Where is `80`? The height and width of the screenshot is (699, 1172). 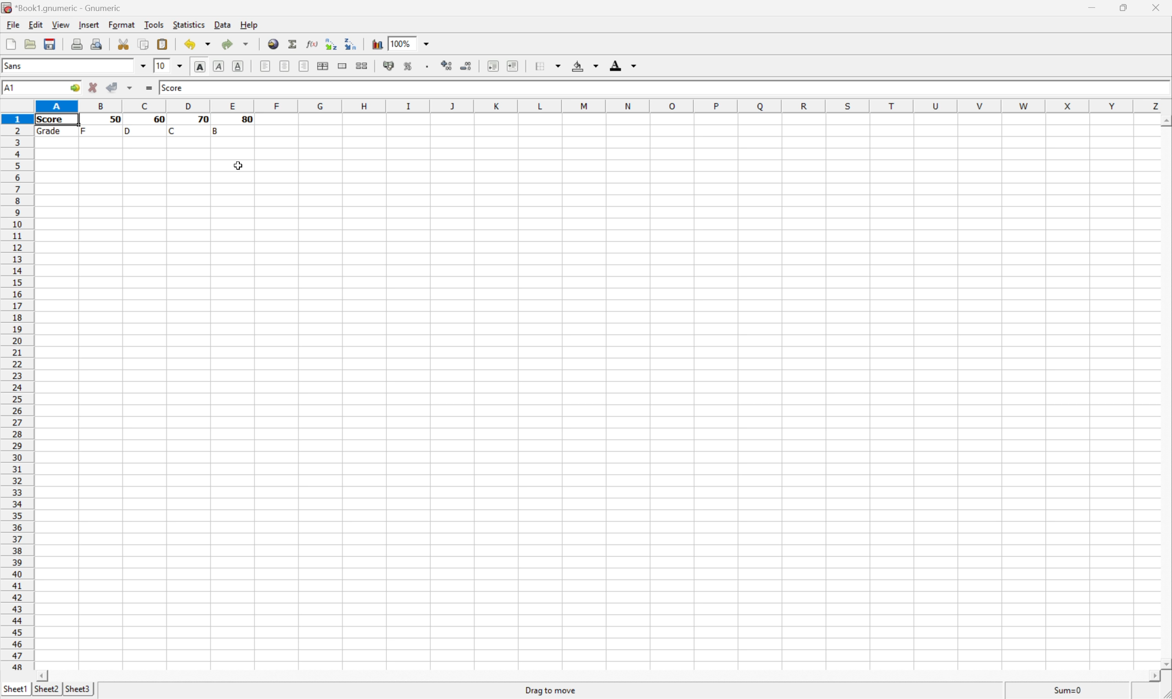 80 is located at coordinates (248, 121).